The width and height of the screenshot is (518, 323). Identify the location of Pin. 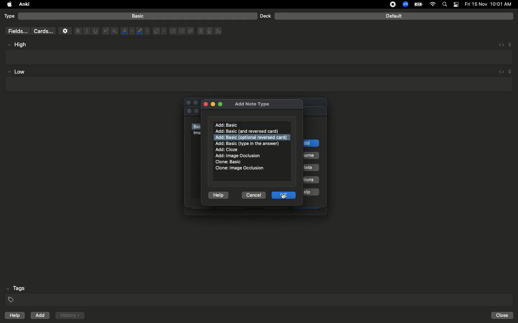
(510, 71).